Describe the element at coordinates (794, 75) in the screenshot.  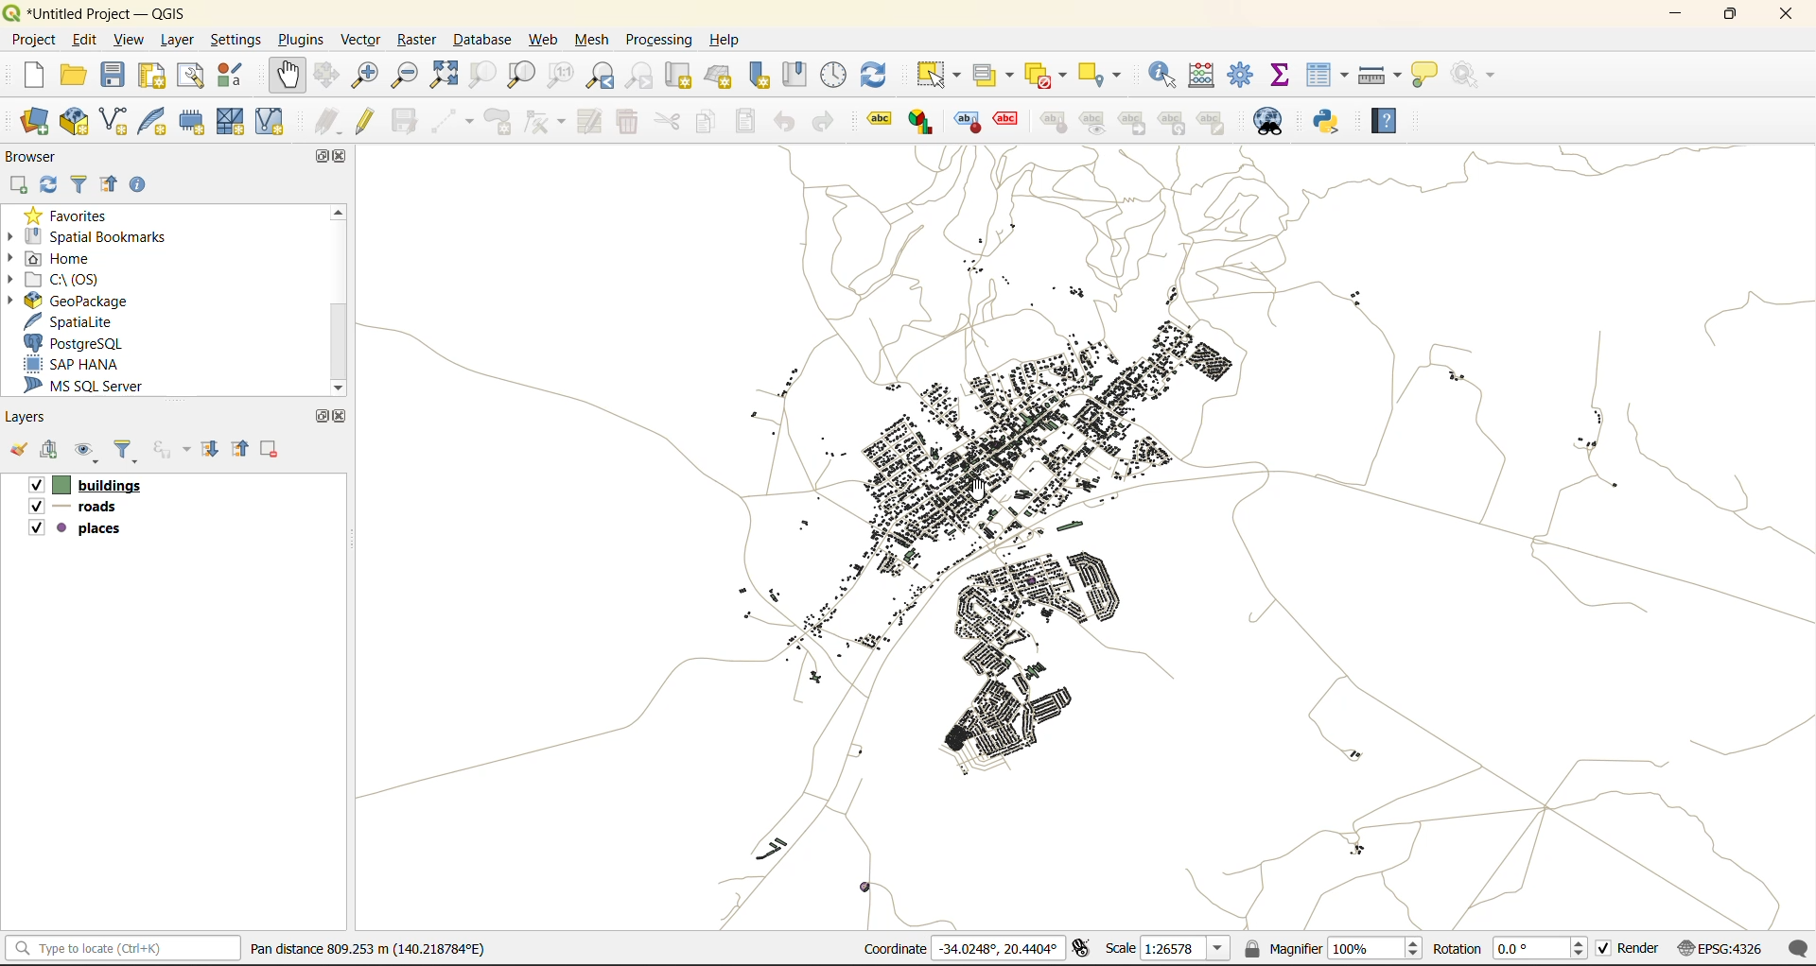
I see `show spatial bookmark` at that location.